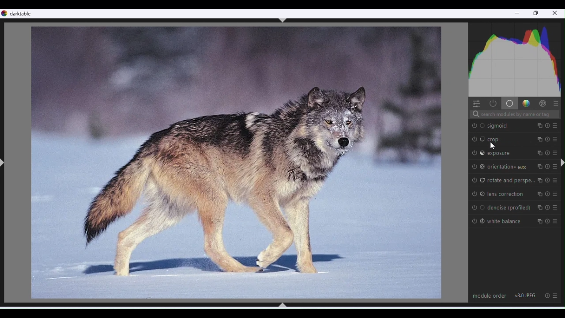  I want to click on White balance, so click(517, 221).